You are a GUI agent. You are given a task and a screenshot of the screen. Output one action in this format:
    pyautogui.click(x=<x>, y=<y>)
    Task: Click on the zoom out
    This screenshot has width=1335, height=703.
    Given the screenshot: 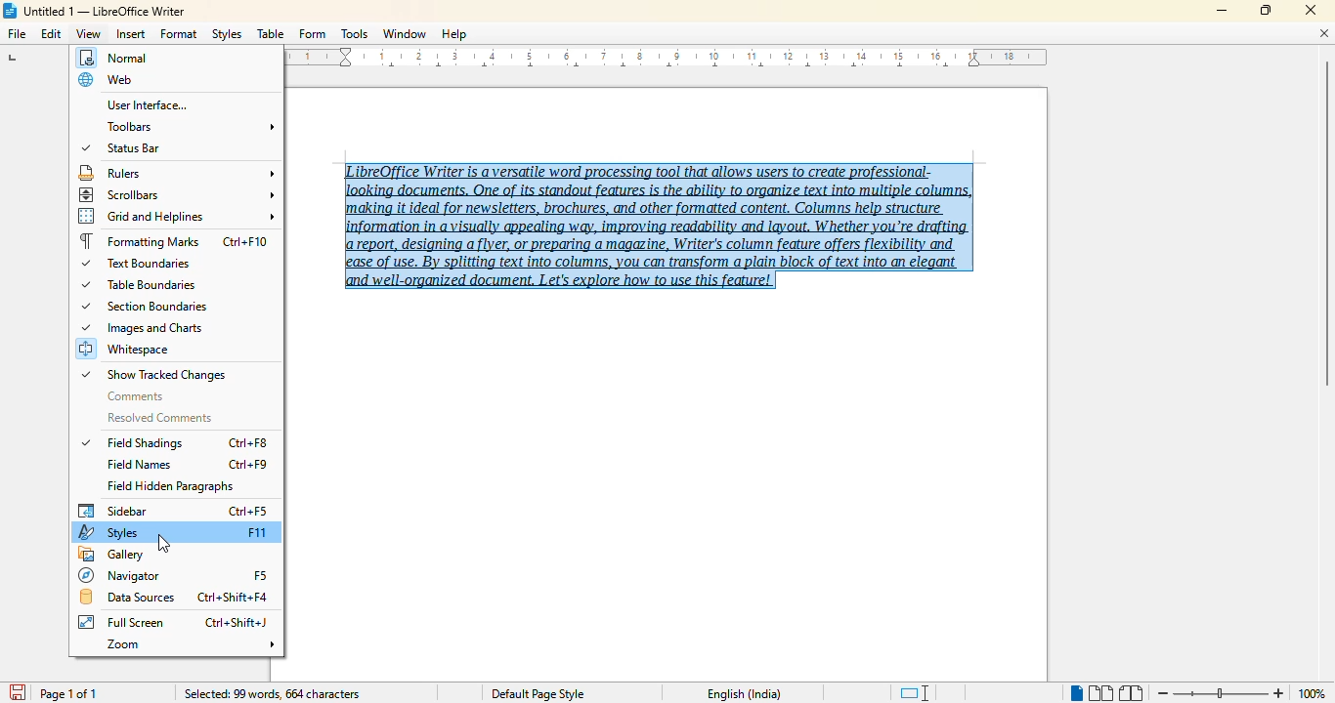 What is the action you would take?
    pyautogui.click(x=1161, y=692)
    